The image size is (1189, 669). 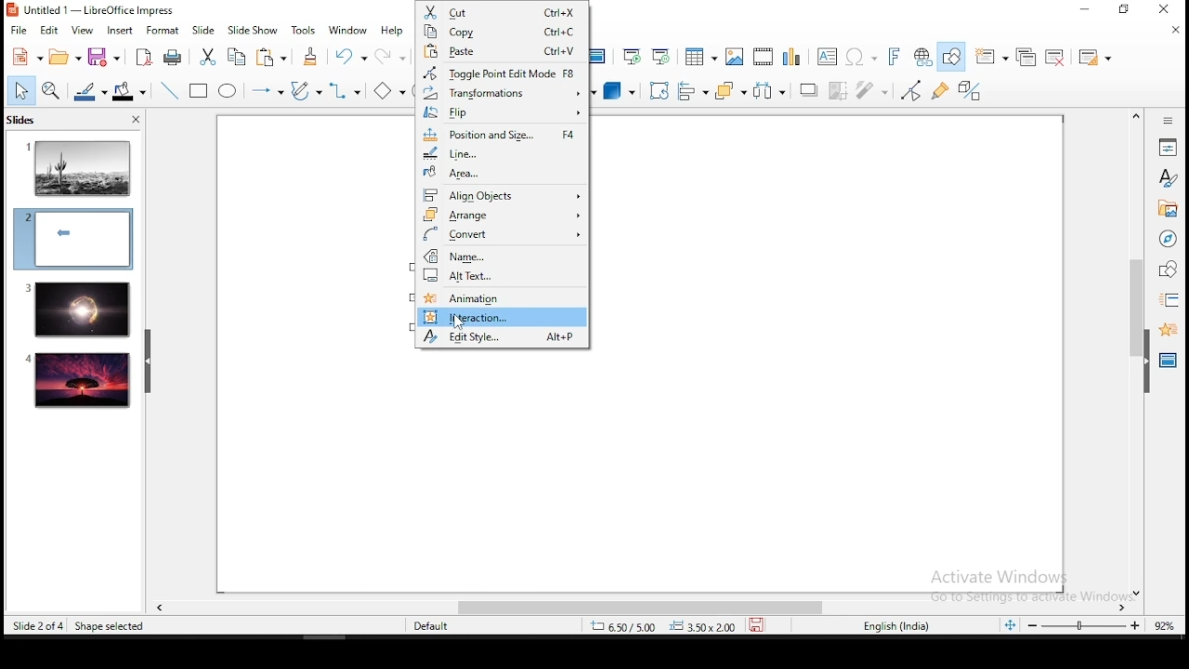 I want to click on new slide, so click(x=993, y=56).